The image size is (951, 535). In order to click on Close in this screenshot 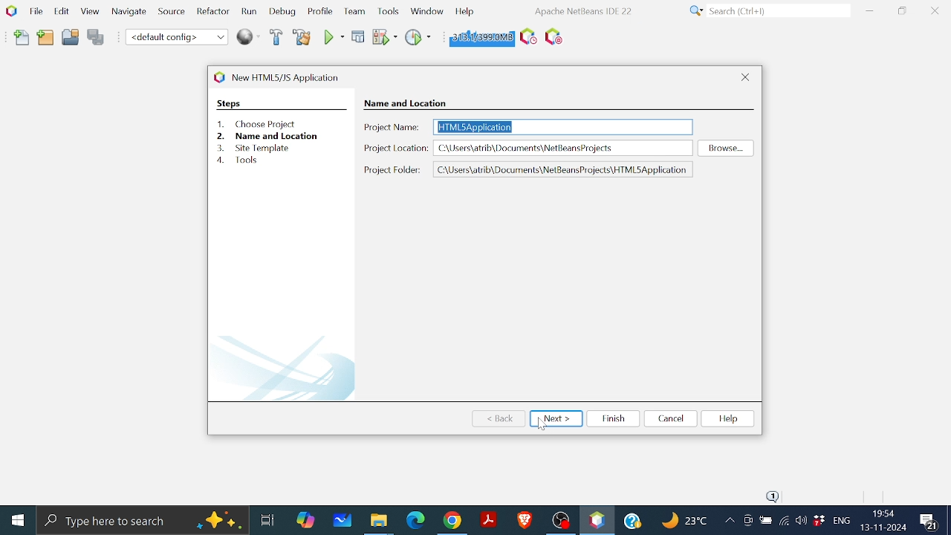, I will do `click(747, 77)`.